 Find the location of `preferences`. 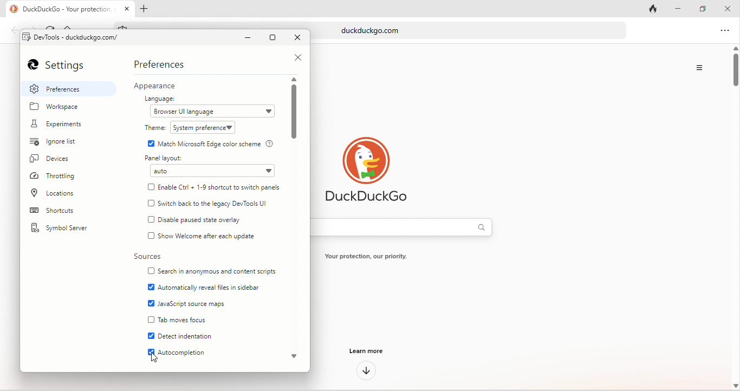

preferences is located at coordinates (163, 64).